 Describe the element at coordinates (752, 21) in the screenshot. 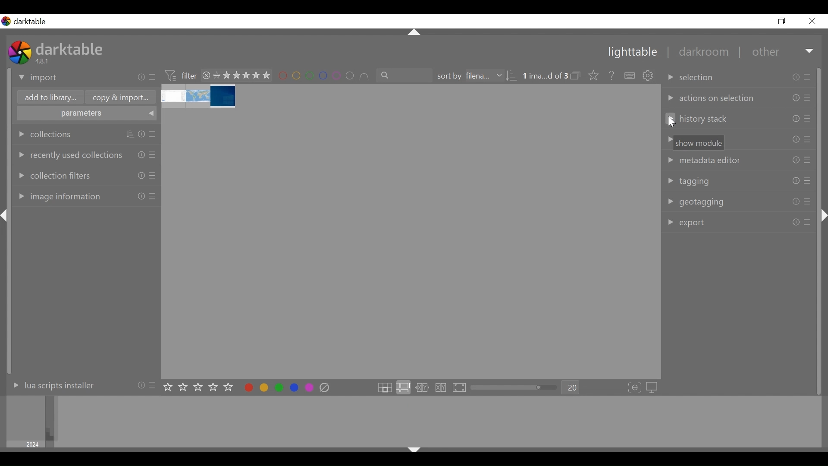

I see `minimize` at that location.